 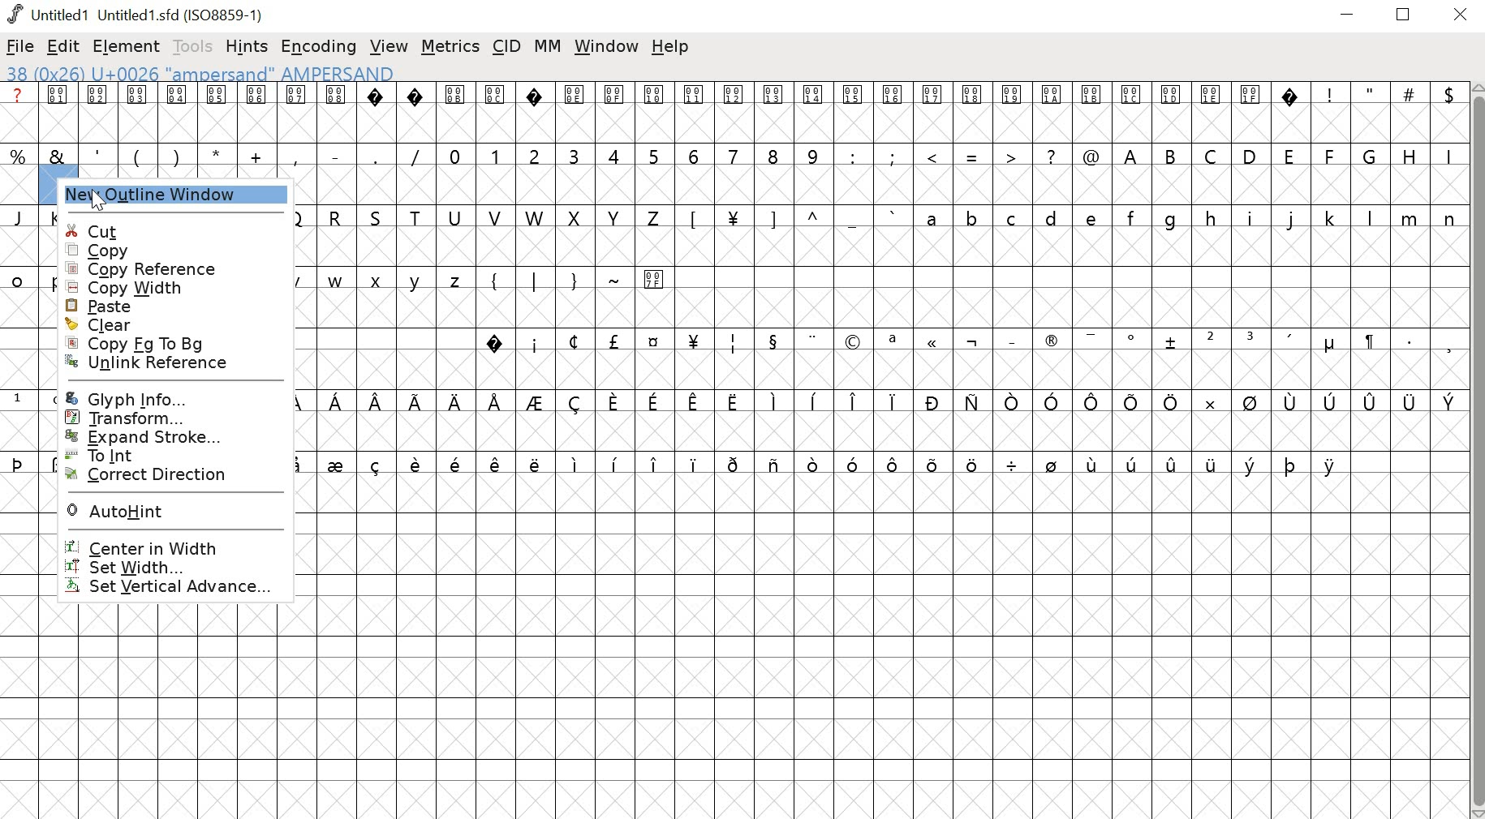 I want to click on $, so click(x=1447, y=113).